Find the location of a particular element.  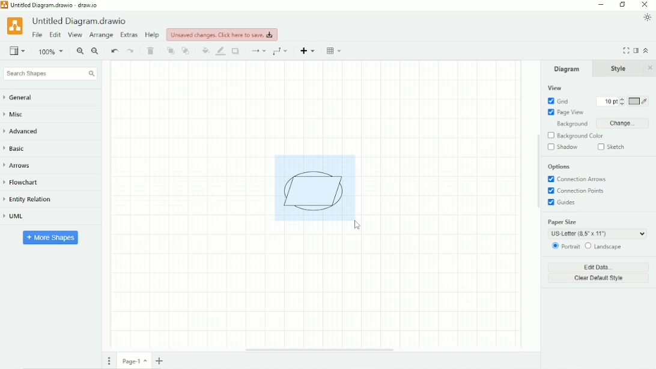

Vertical scrollbar is located at coordinates (537, 172).